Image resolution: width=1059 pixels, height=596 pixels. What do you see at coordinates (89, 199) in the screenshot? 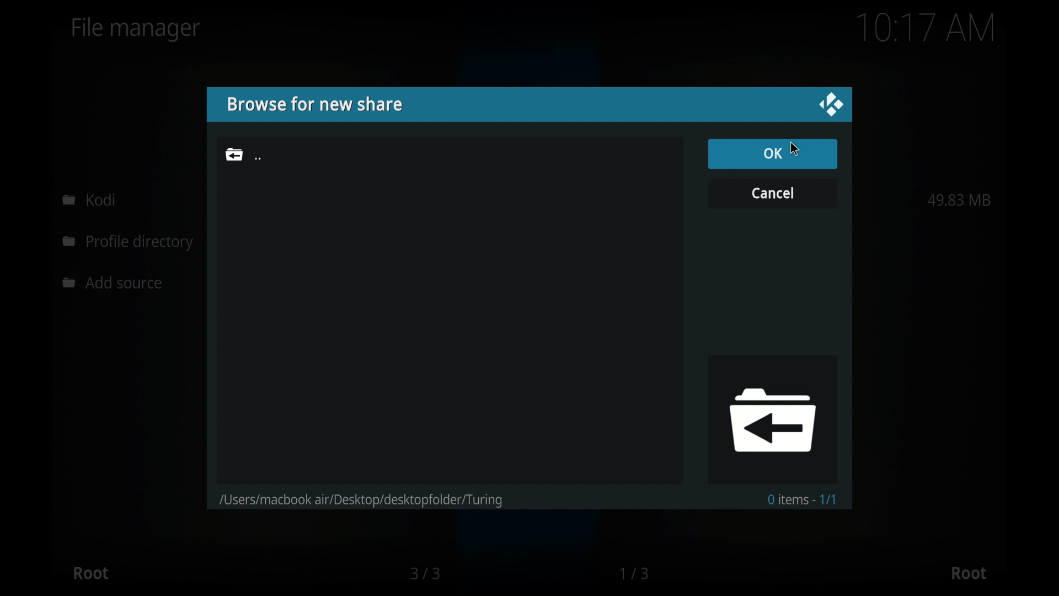
I see `kodi` at bounding box center [89, 199].